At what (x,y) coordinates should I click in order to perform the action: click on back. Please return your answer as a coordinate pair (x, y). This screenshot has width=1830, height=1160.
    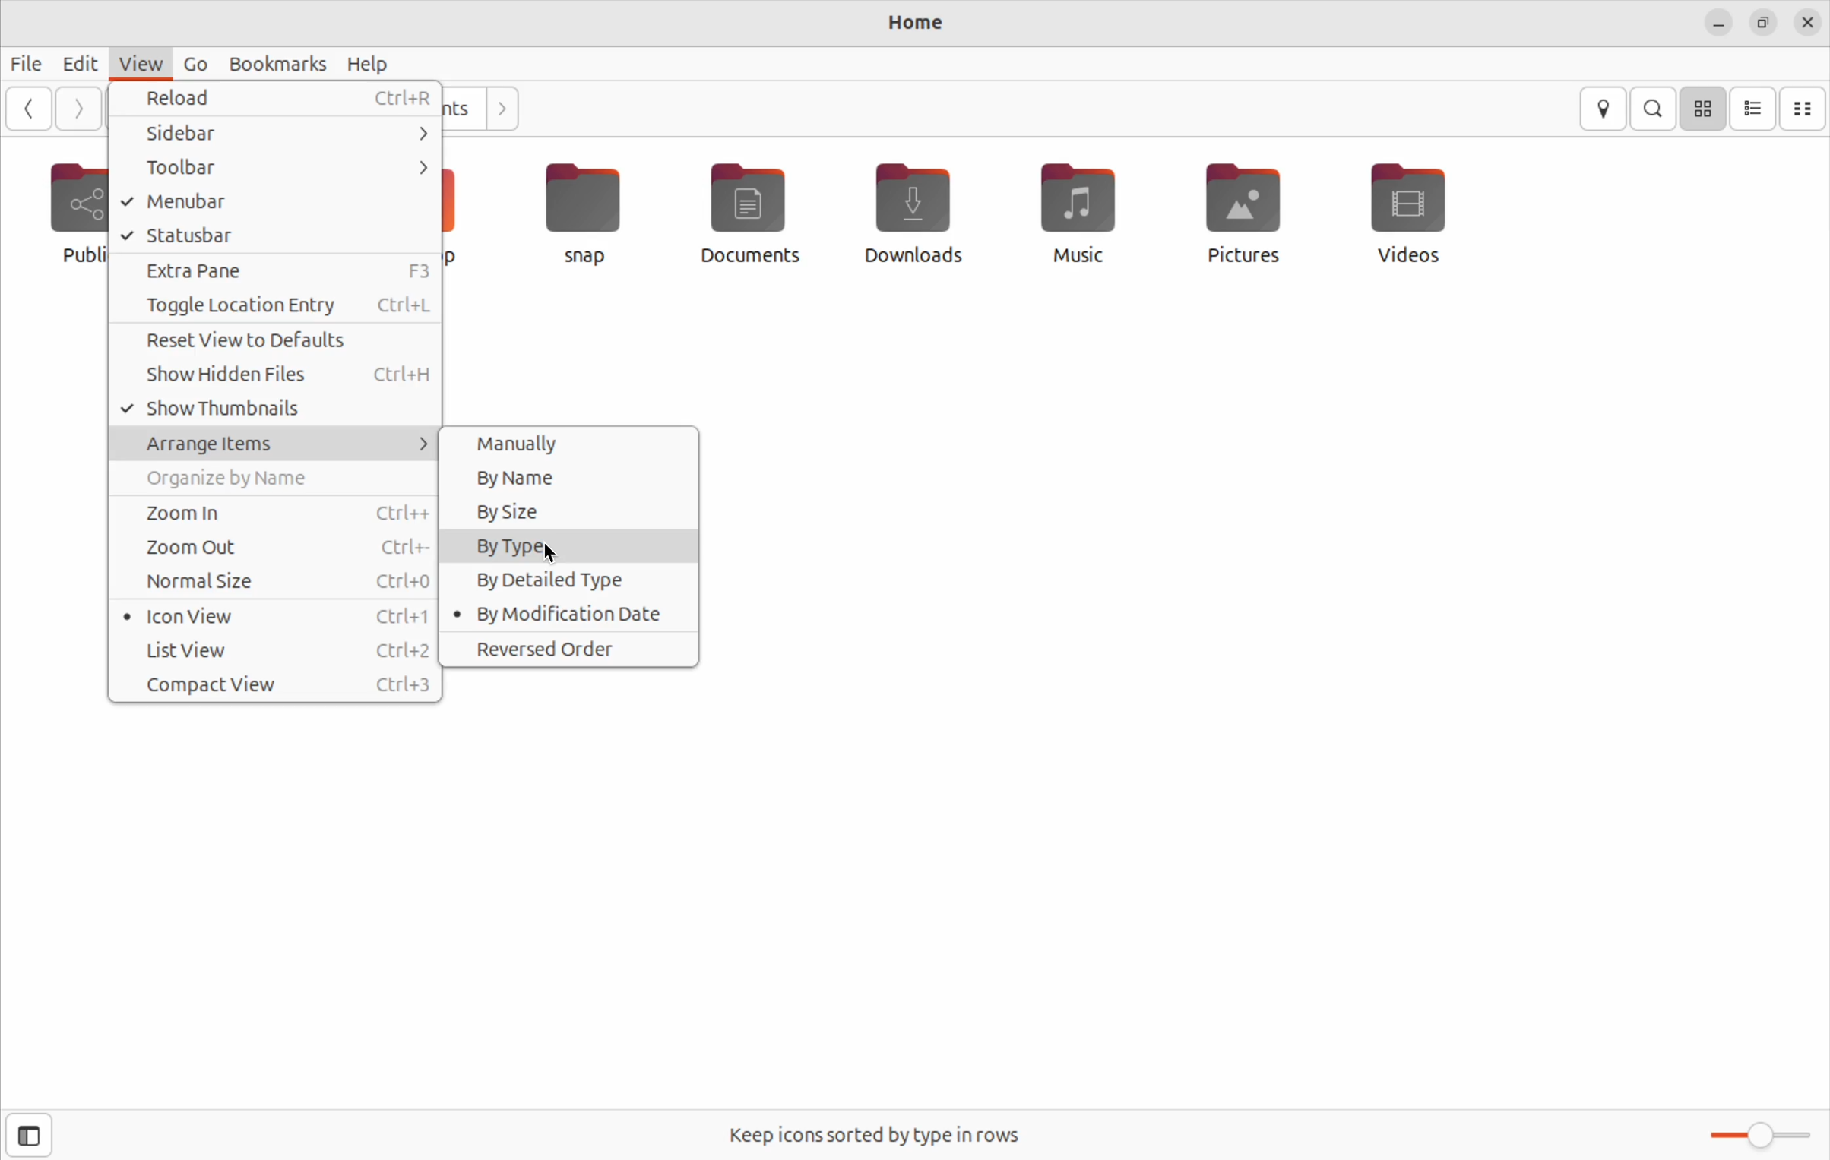
    Looking at the image, I should click on (29, 110).